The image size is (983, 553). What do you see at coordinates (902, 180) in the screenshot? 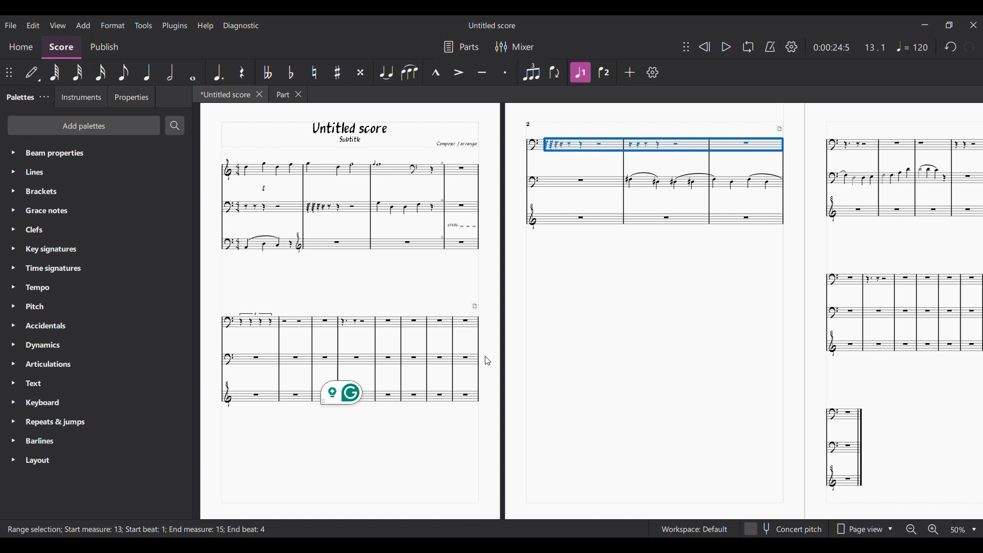
I see `Graph` at bounding box center [902, 180].